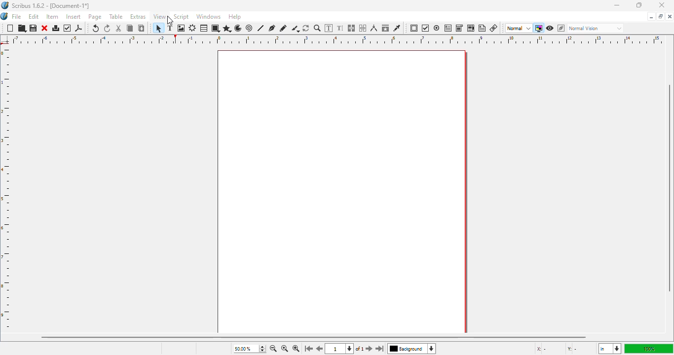  Describe the element at coordinates (158, 28) in the screenshot. I see `select item` at that location.